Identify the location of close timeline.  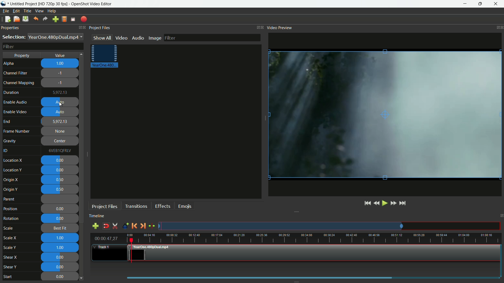
(501, 216).